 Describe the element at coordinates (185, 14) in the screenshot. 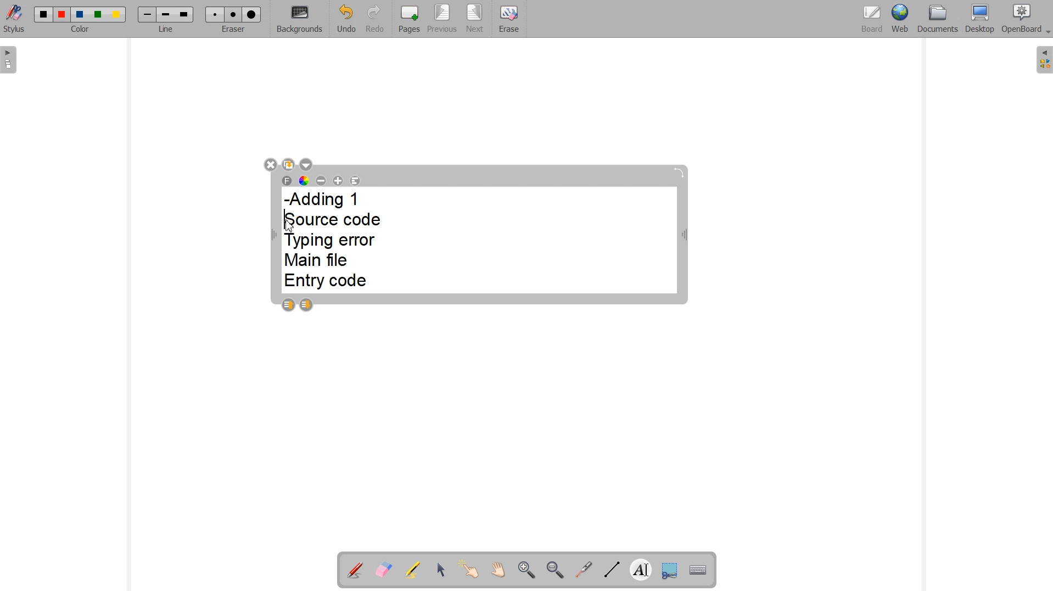

I see `Large line` at that location.